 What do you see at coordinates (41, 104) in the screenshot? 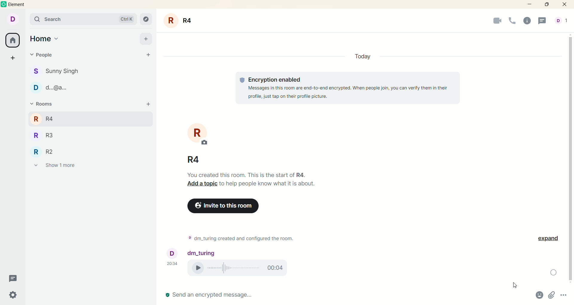
I see `rooms` at bounding box center [41, 104].